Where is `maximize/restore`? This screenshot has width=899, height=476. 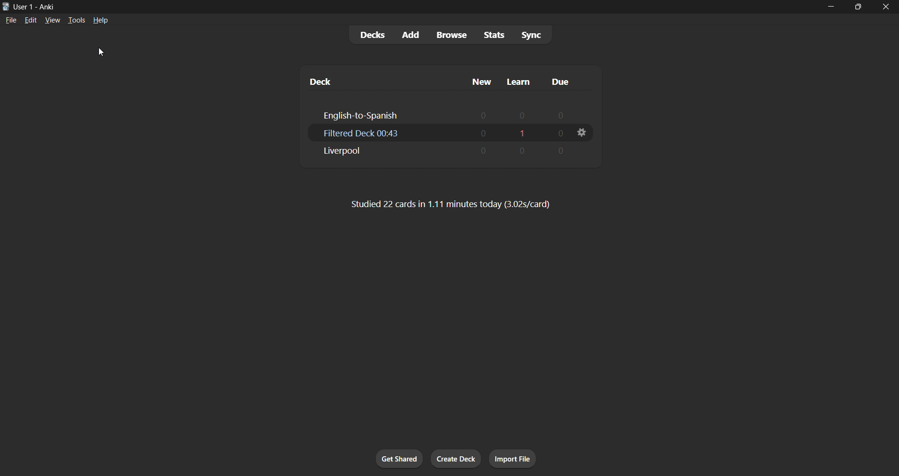 maximize/restore is located at coordinates (855, 6).